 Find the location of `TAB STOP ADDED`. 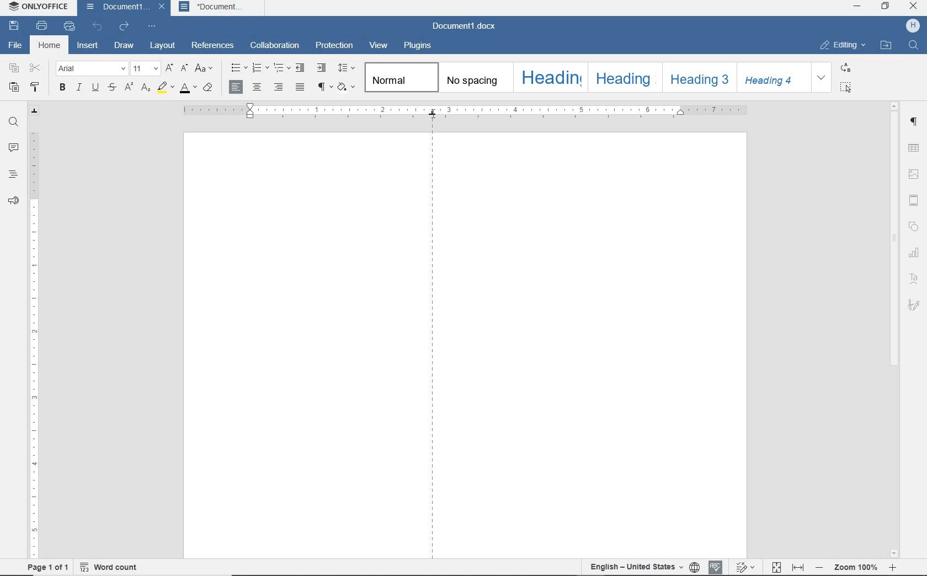

TAB STOP ADDED is located at coordinates (433, 339).